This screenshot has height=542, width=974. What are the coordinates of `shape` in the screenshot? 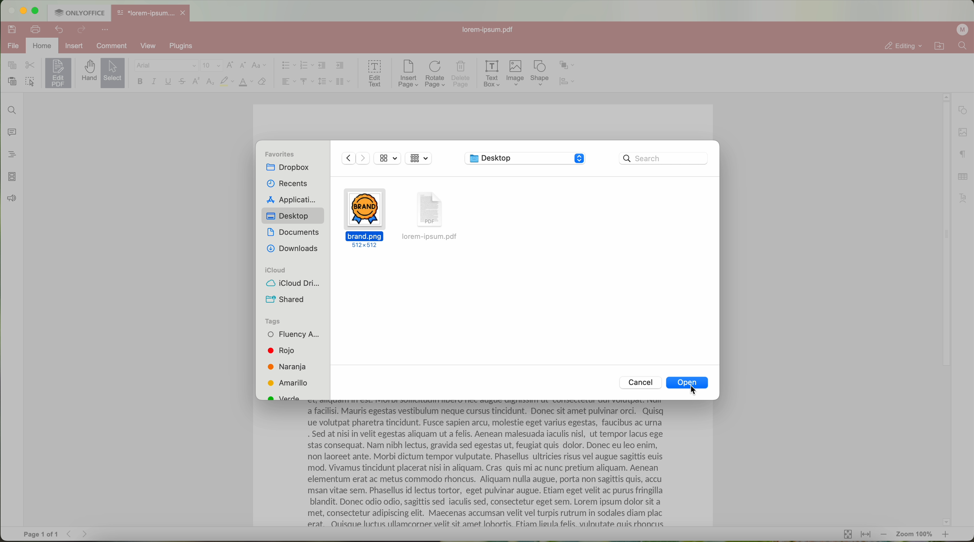 It's located at (540, 73).